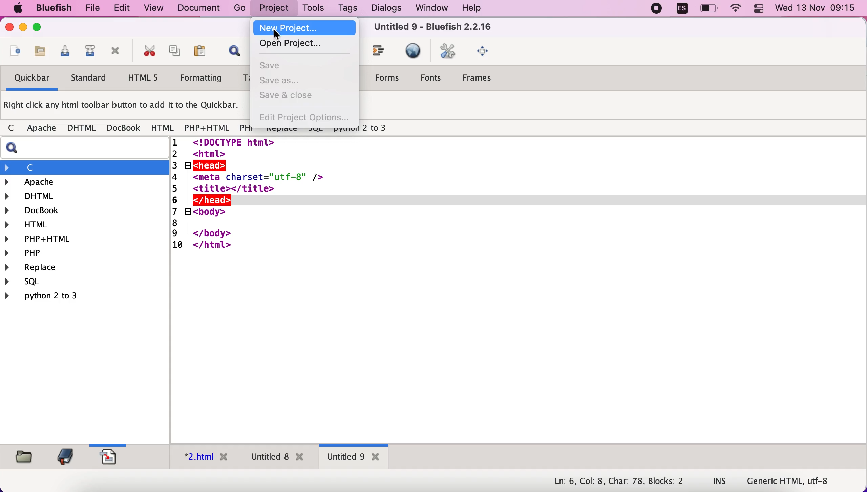  I want to click on close, so click(7, 28).